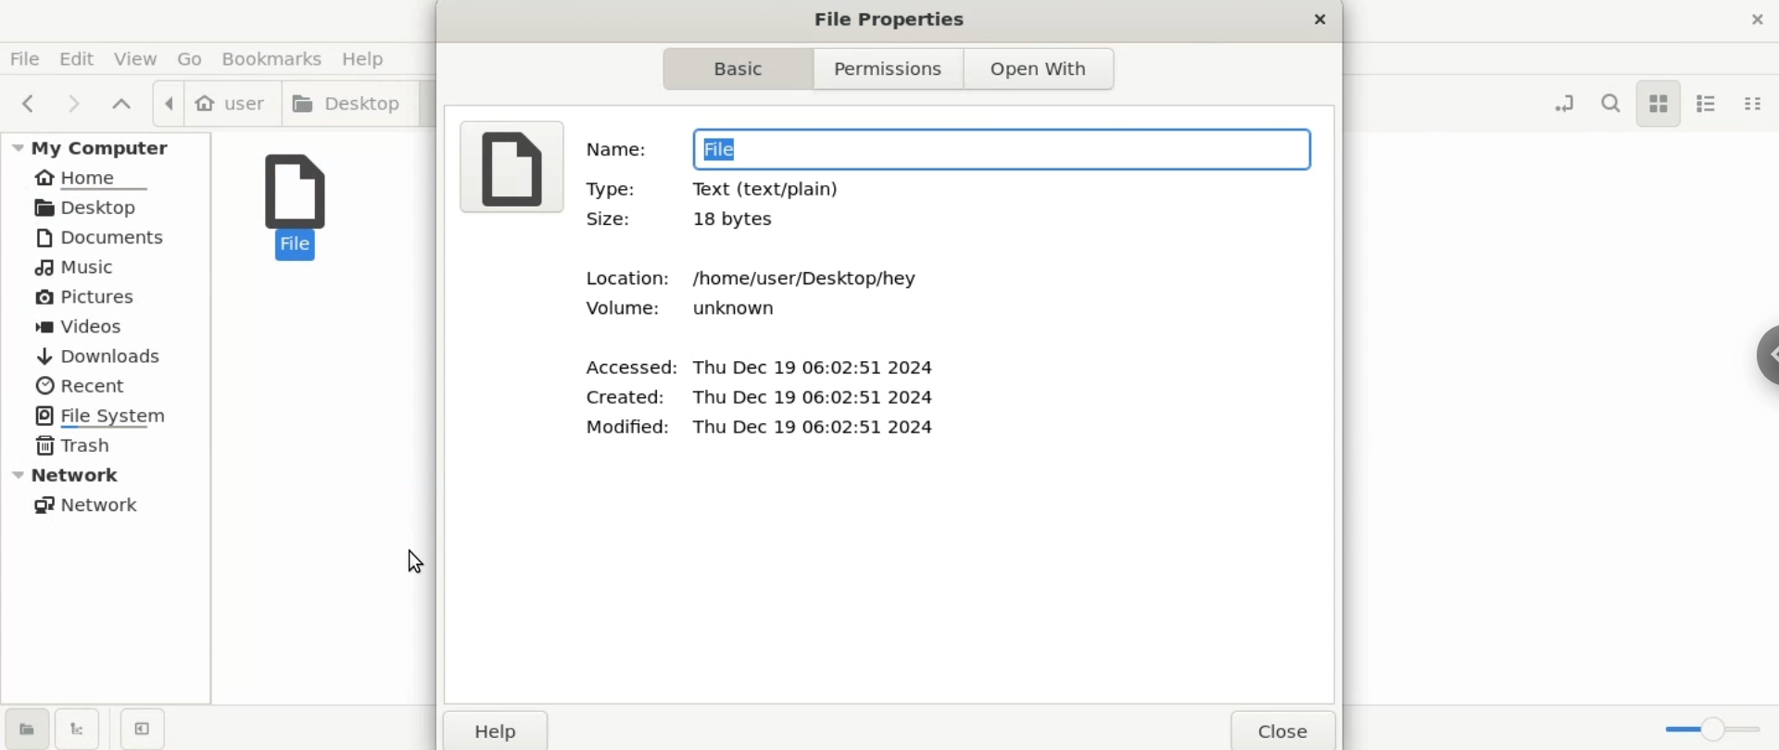  What do you see at coordinates (1714, 731) in the screenshot?
I see `zoom` at bounding box center [1714, 731].